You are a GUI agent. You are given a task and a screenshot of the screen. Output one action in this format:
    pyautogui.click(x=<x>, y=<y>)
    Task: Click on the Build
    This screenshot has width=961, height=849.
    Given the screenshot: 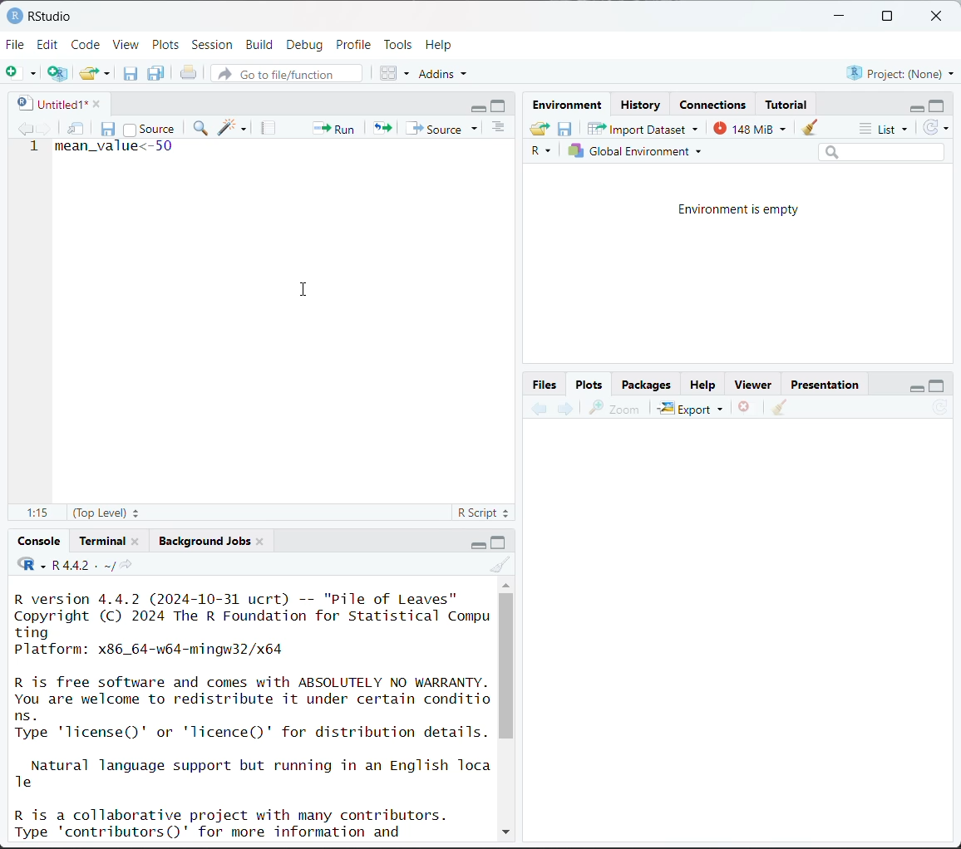 What is the action you would take?
    pyautogui.click(x=262, y=45)
    